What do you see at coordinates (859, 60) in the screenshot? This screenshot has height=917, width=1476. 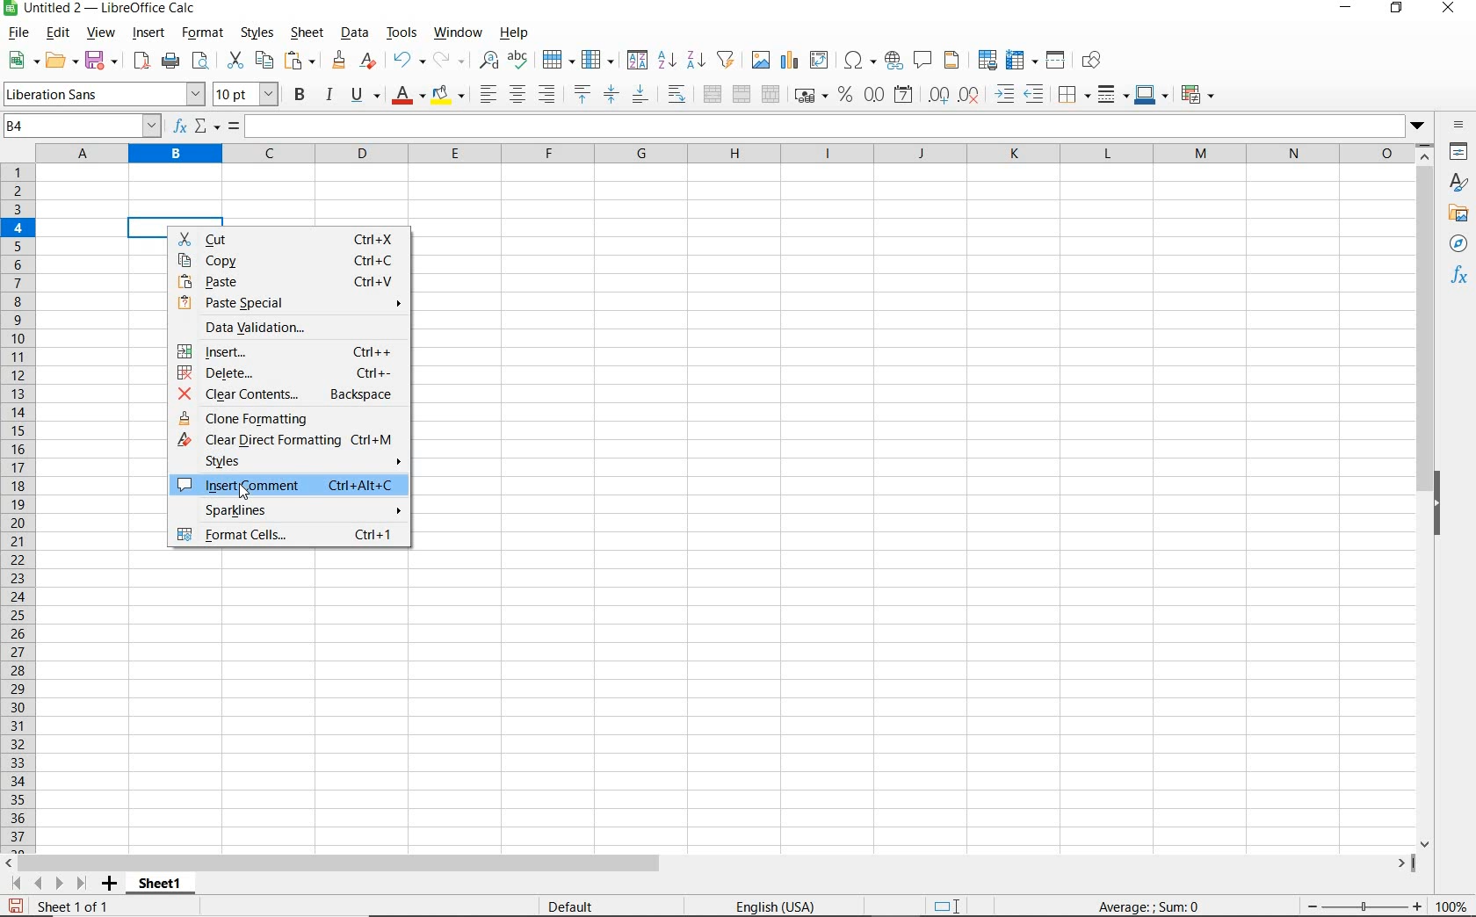 I see `insert special charaacters` at bounding box center [859, 60].